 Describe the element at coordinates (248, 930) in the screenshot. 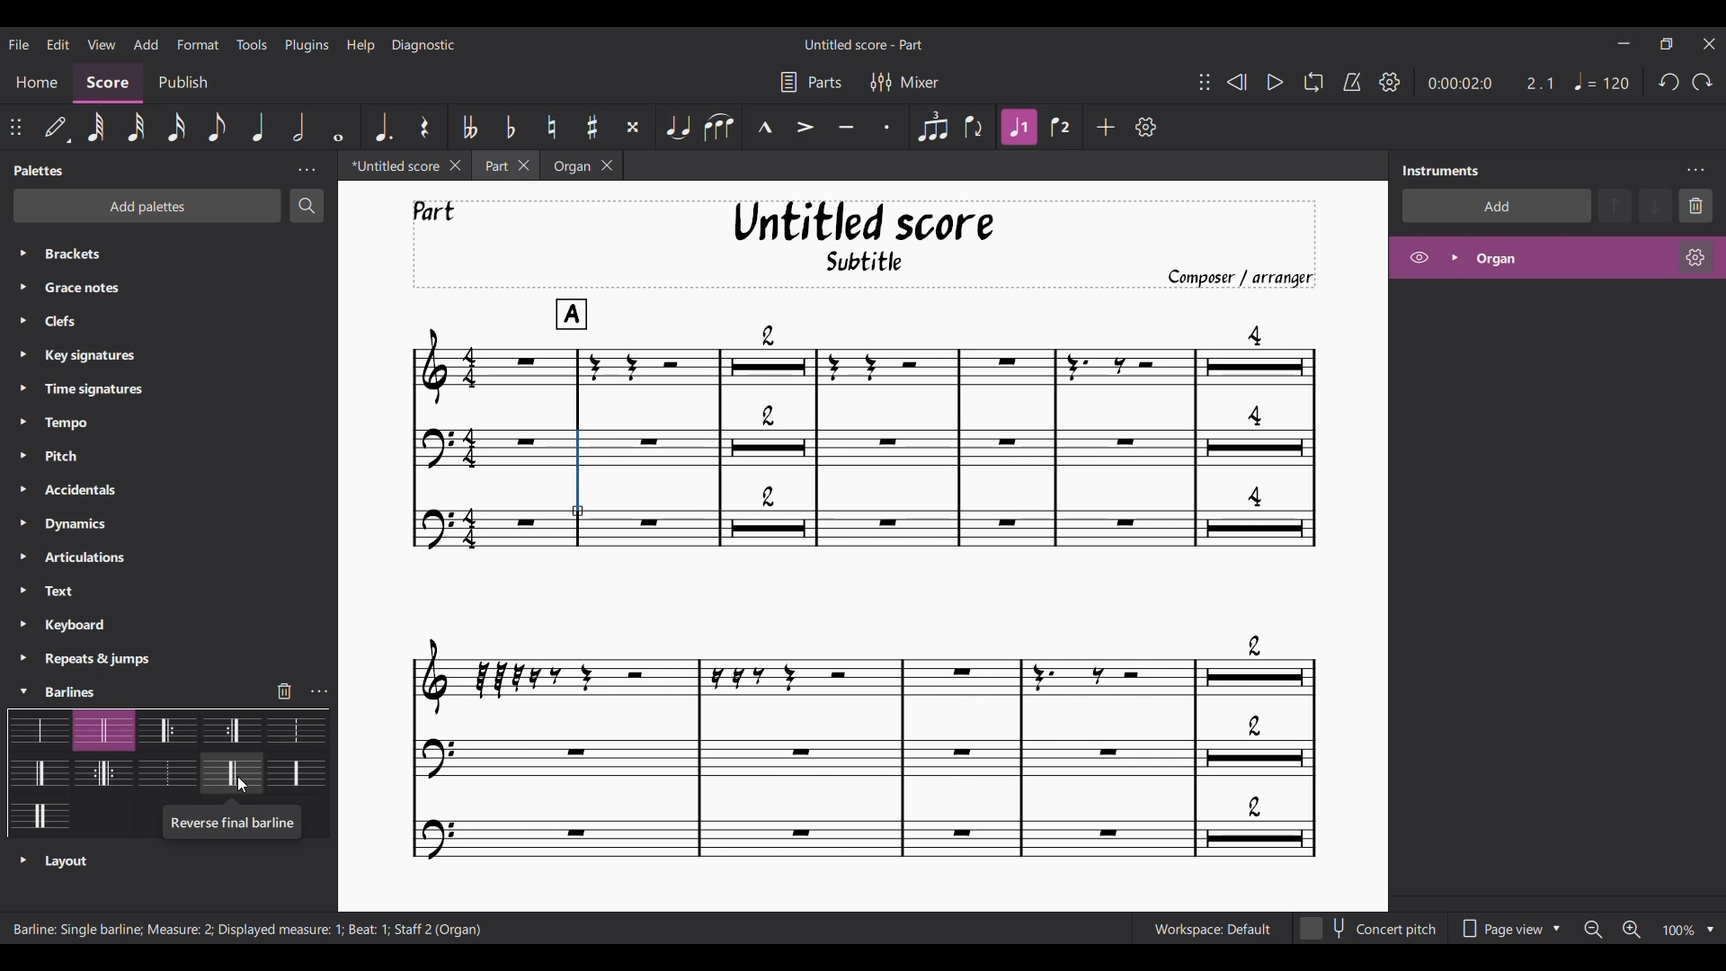

I see `Description of current selection` at that location.